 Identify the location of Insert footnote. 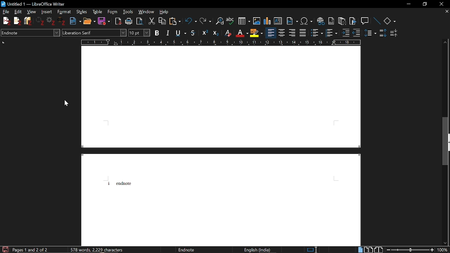
(332, 22).